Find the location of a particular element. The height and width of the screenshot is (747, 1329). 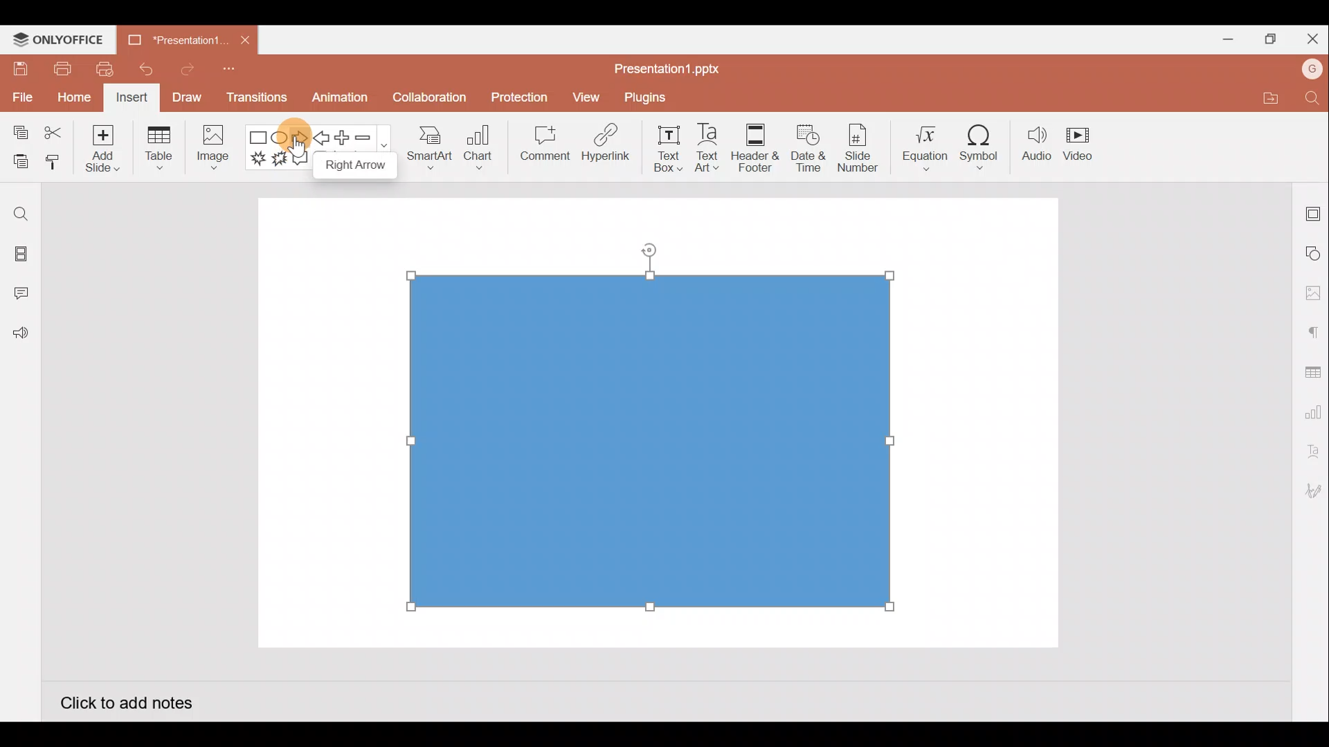

Find is located at coordinates (1314, 98).